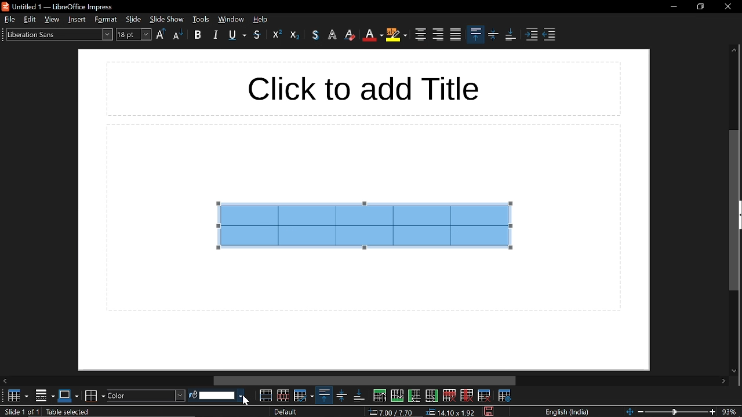 This screenshot has height=417, width=742. I want to click on strikethrough, so click(258, 36).